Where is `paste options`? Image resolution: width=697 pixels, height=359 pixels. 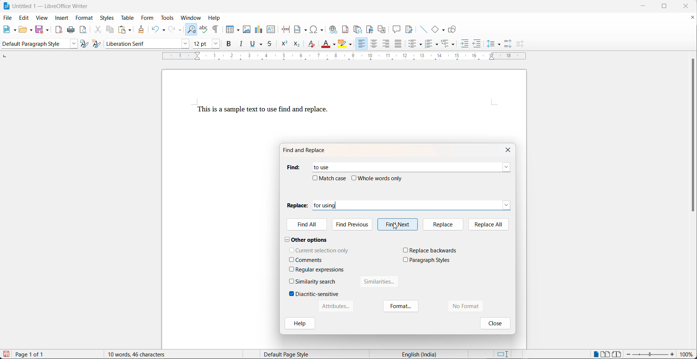
paste options is located at coordinates (130, 29).